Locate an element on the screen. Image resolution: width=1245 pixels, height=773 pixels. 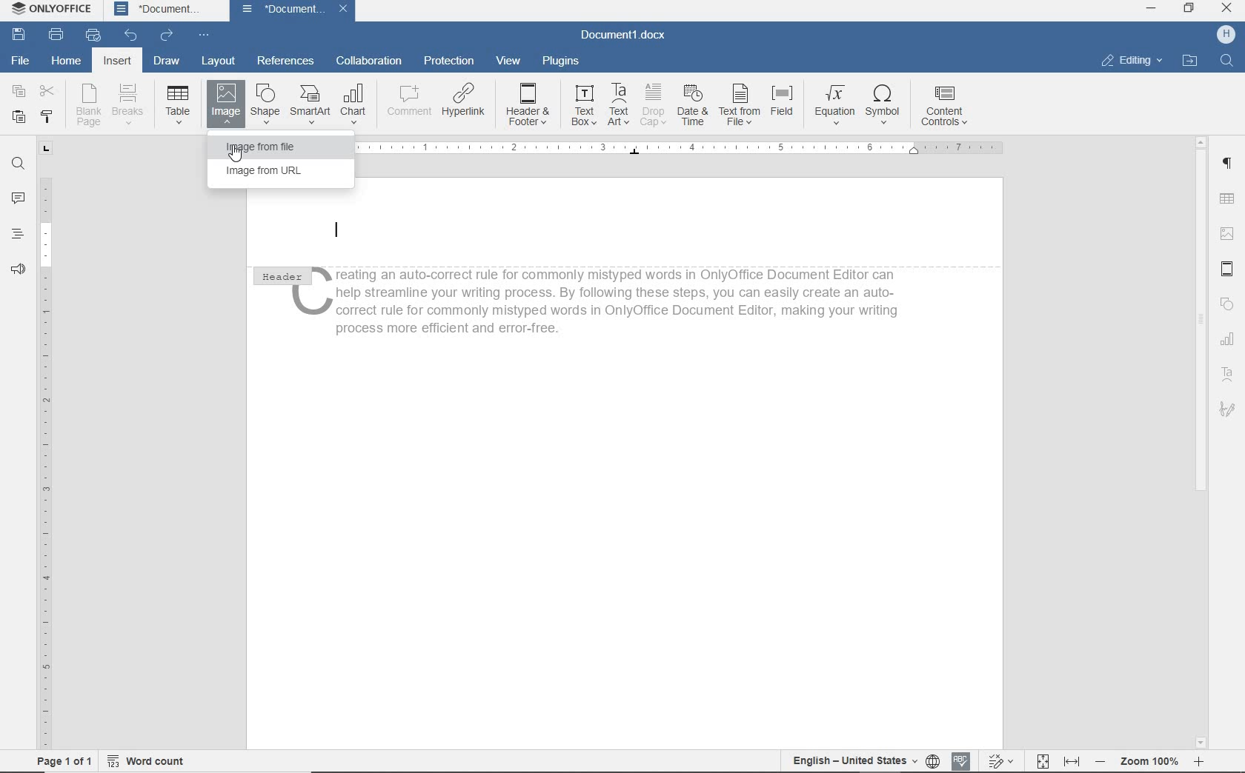
TEXT ART is located at coordinates (619, 108).